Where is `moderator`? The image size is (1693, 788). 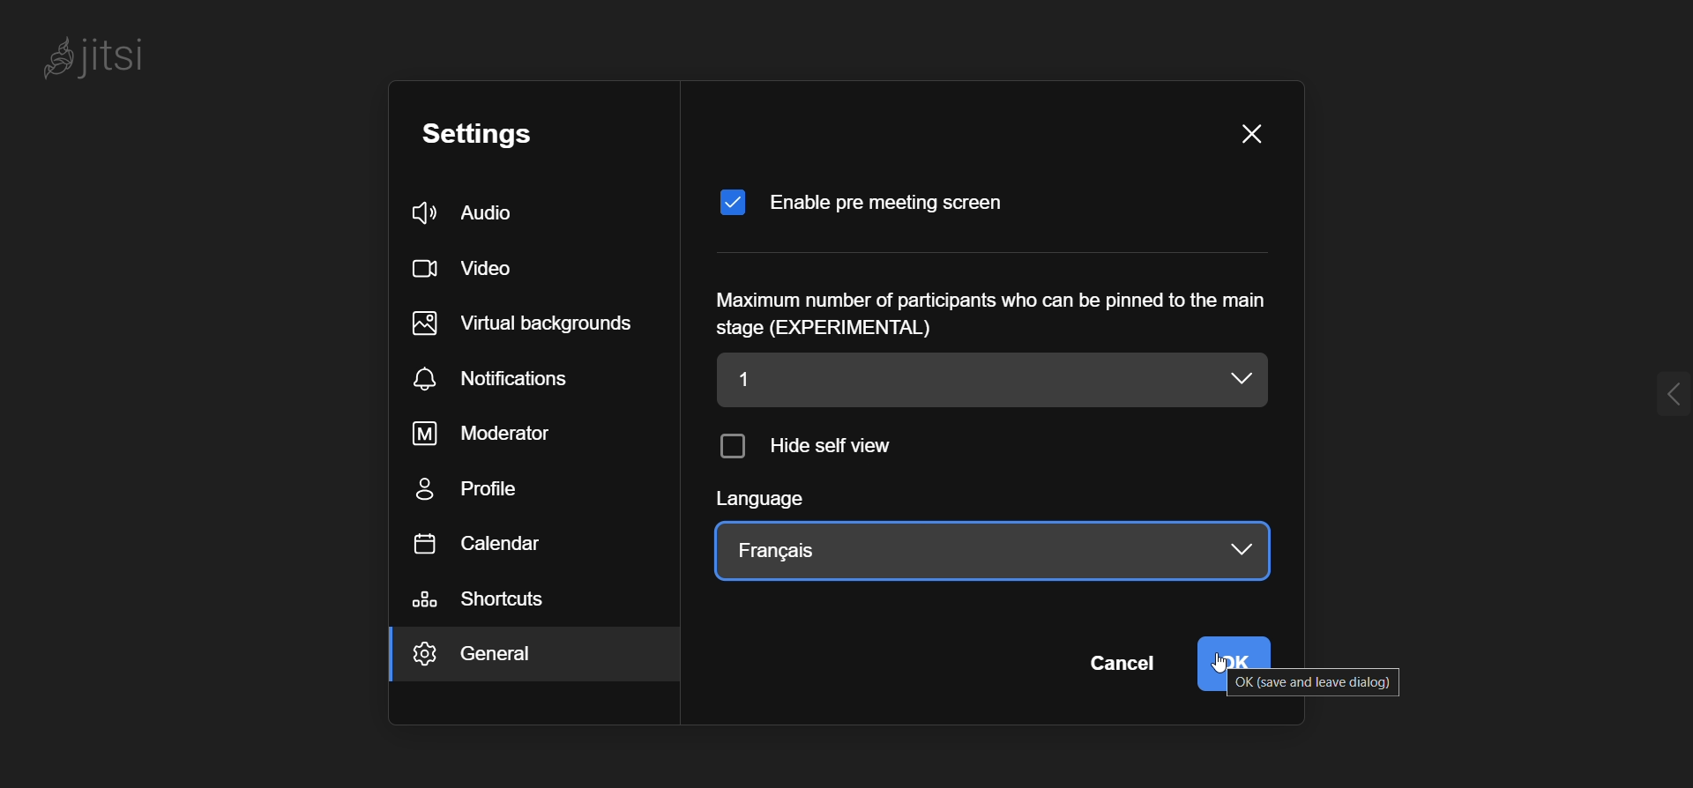
moderator is located at coordinates (492, 434).